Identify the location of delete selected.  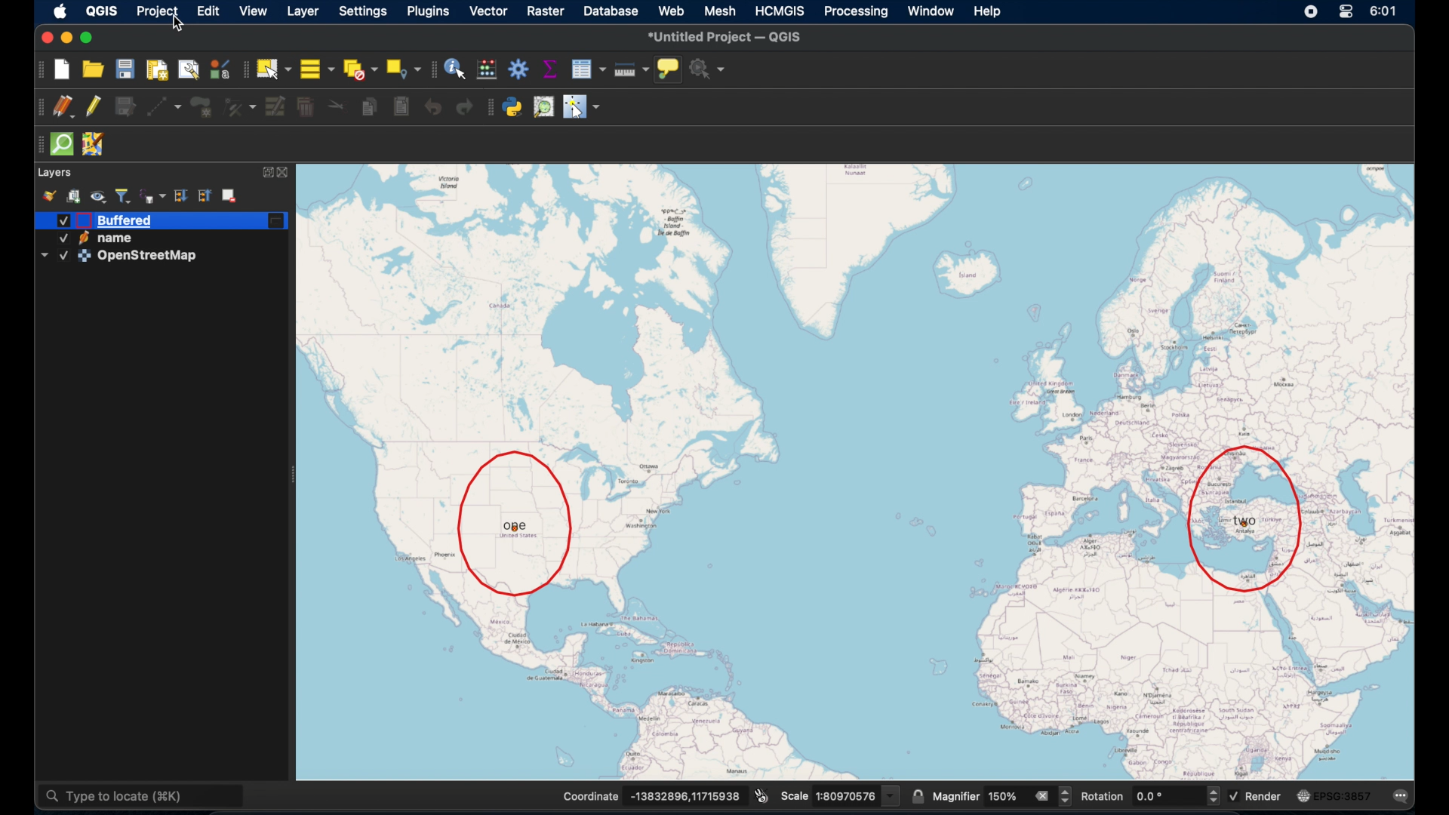
(307, 106).